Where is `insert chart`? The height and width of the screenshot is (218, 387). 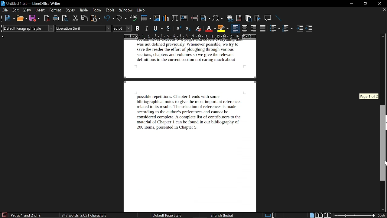
insert chart is located at coordinates (166, 19).